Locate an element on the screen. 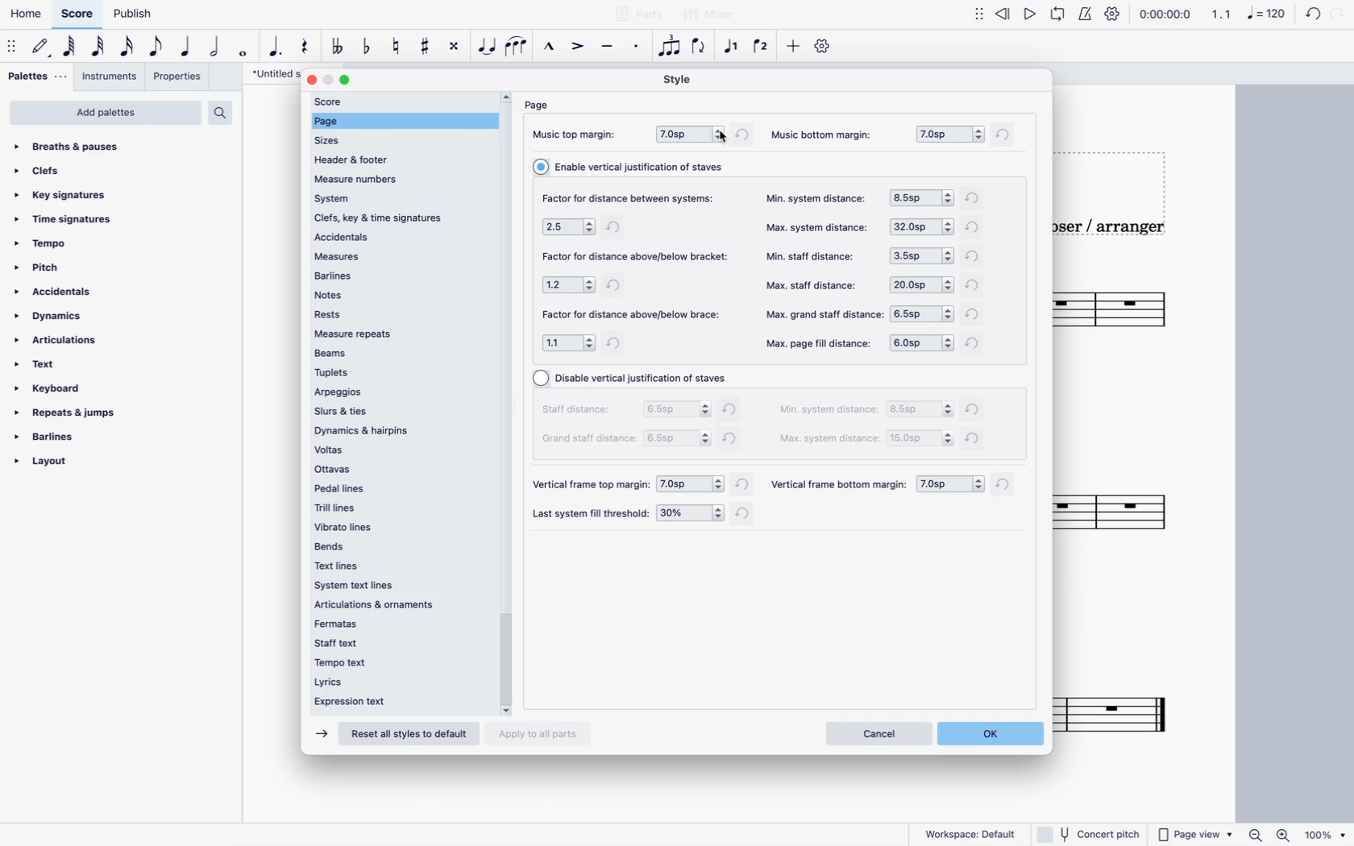 This screenshot has width=1354, height=846. style is located at coordinates (682, 79).